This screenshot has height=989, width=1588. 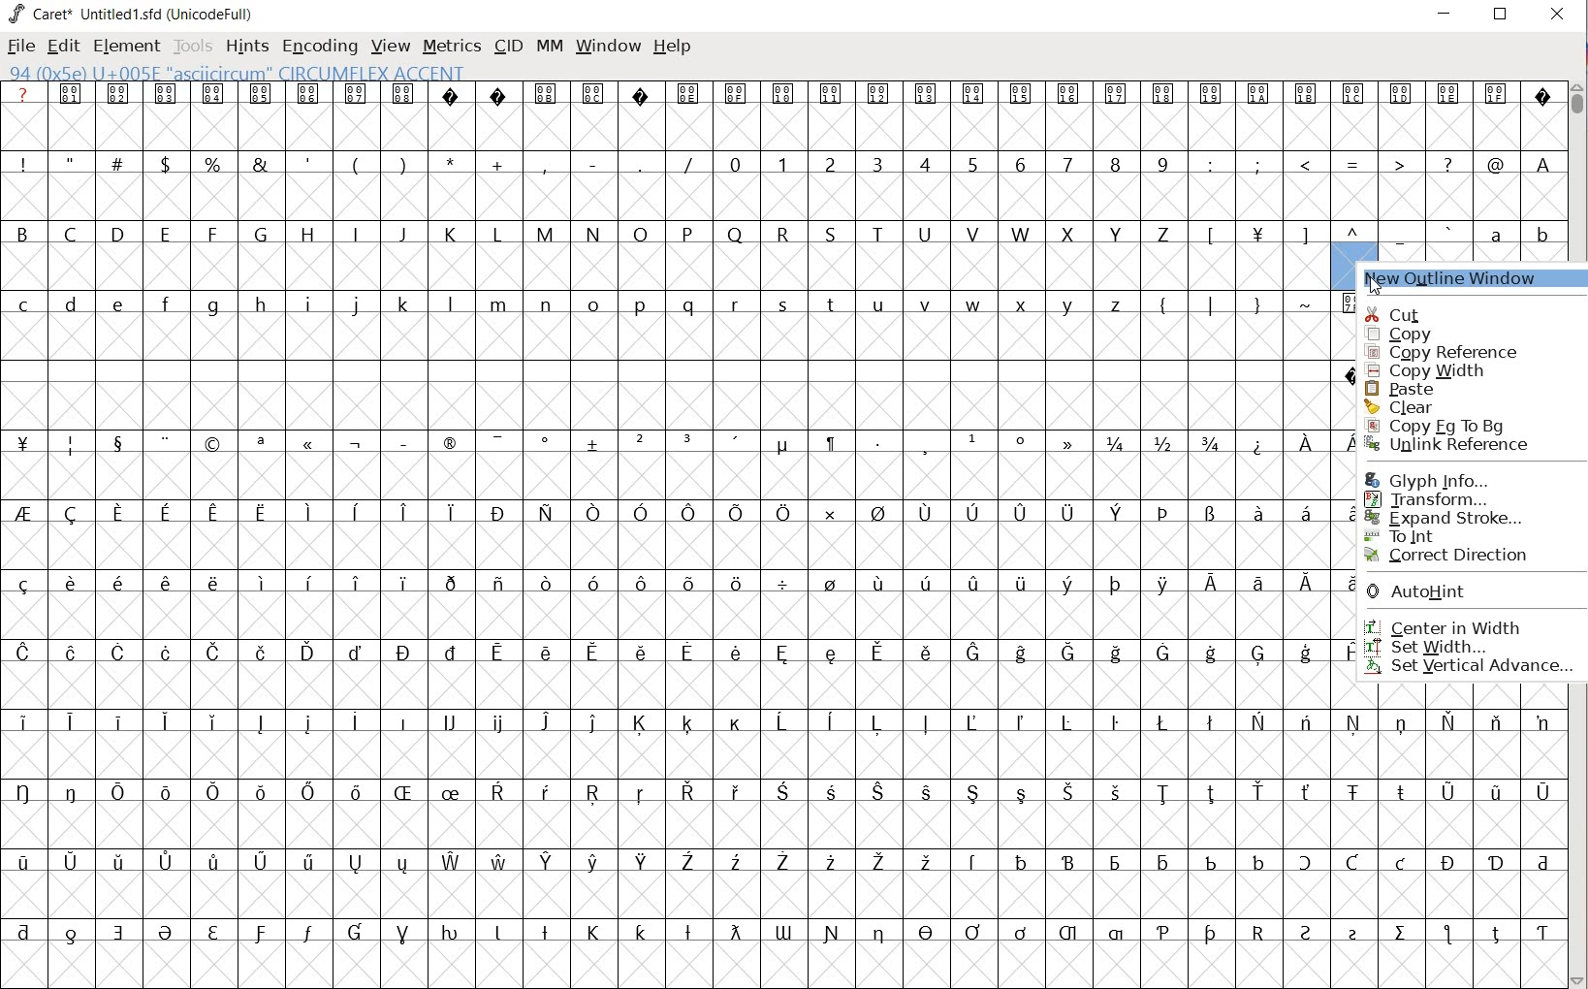 What do you see at coordinates (1462, 622) in the screenshot?
I see `center in width` at bounding box center [1462, 622].